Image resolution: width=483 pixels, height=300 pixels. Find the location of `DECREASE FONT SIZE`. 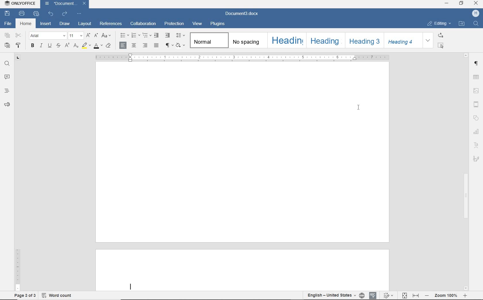

DECREASE FONT SIZE is located at coordinates (96, 35).